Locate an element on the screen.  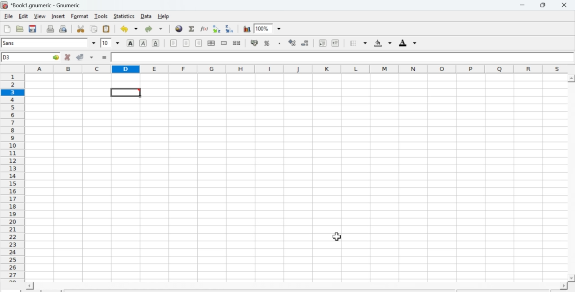
Merge cells is located at coordinates (225, 43).